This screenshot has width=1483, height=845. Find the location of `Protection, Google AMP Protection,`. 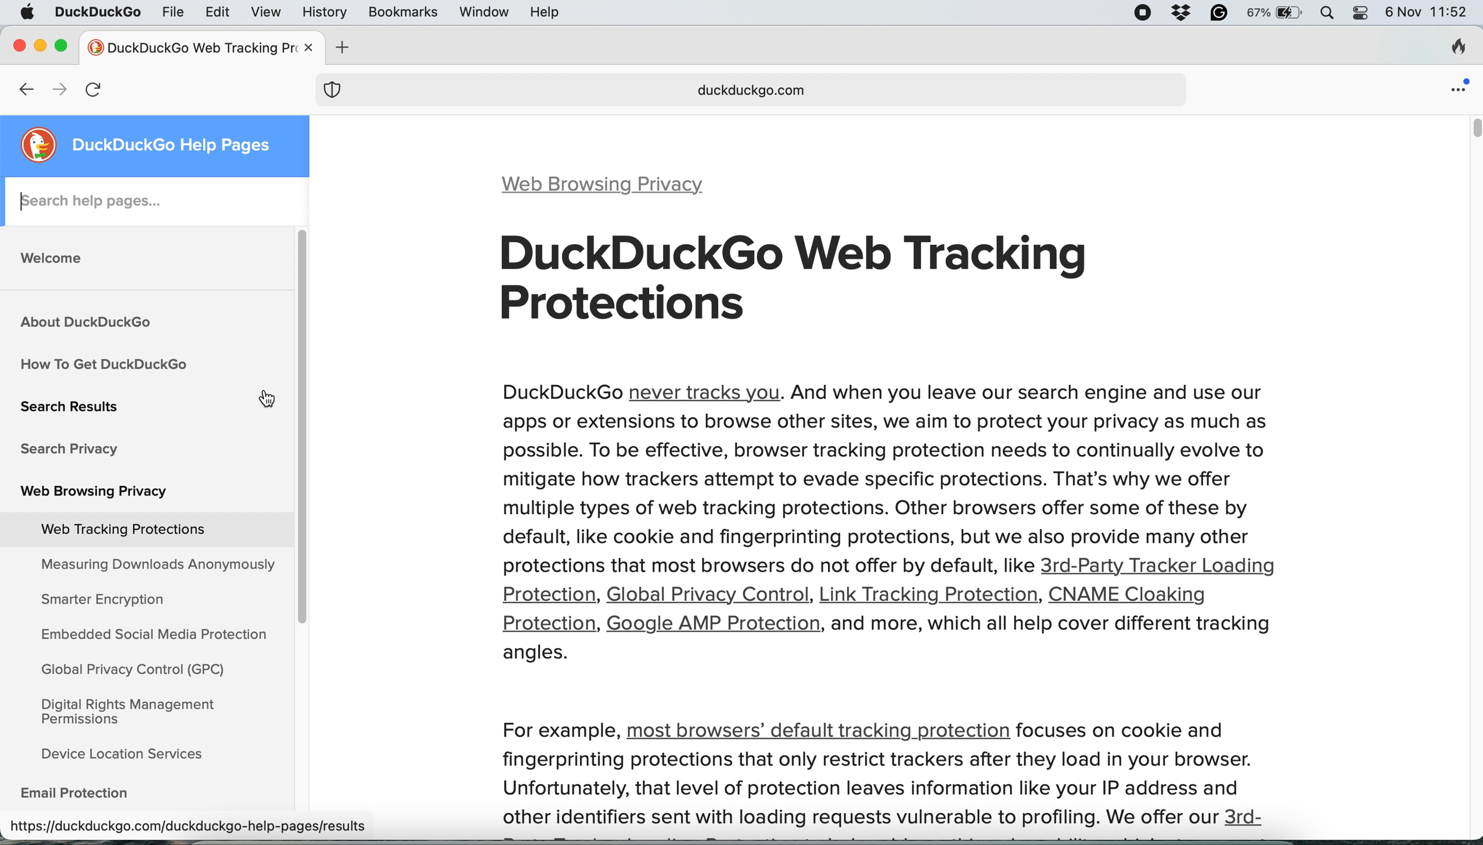

Protection, Google AMP Protection, is located at coordinates (656, 626).